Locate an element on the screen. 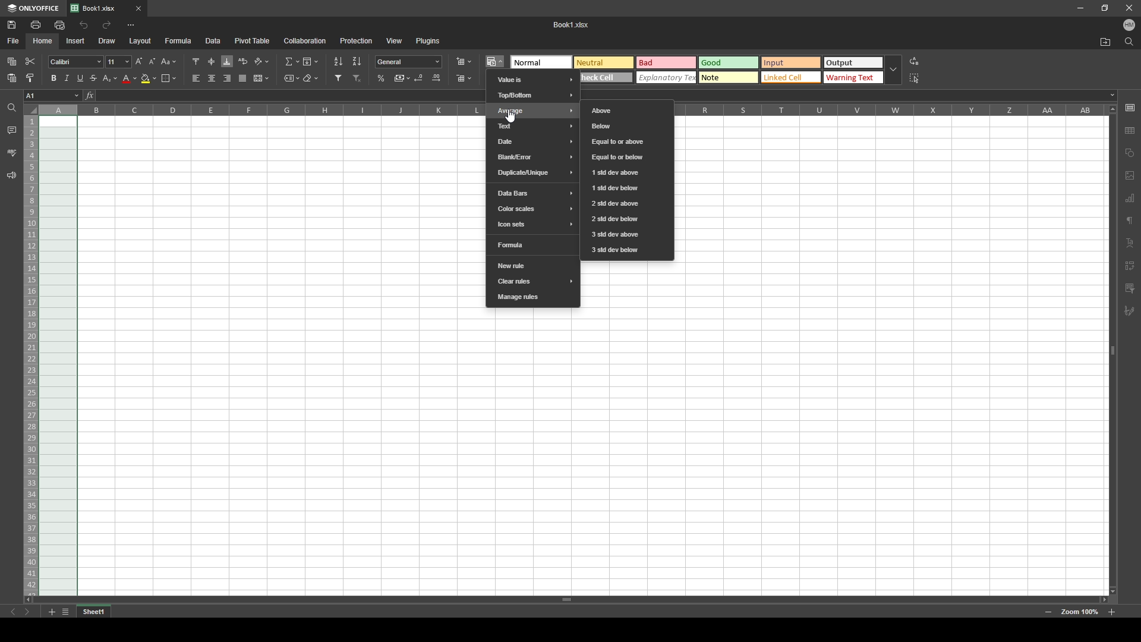 This screenshot has width=1141, height=642. clear is located at coordinates (311, 78).